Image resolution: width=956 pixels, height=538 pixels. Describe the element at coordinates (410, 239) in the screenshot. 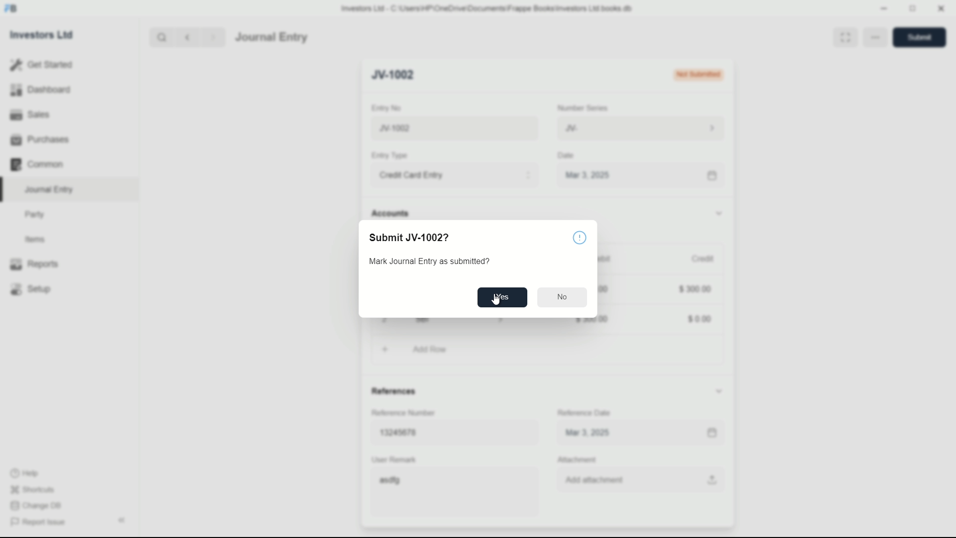

I see `Submit JV-1002?` at that location.